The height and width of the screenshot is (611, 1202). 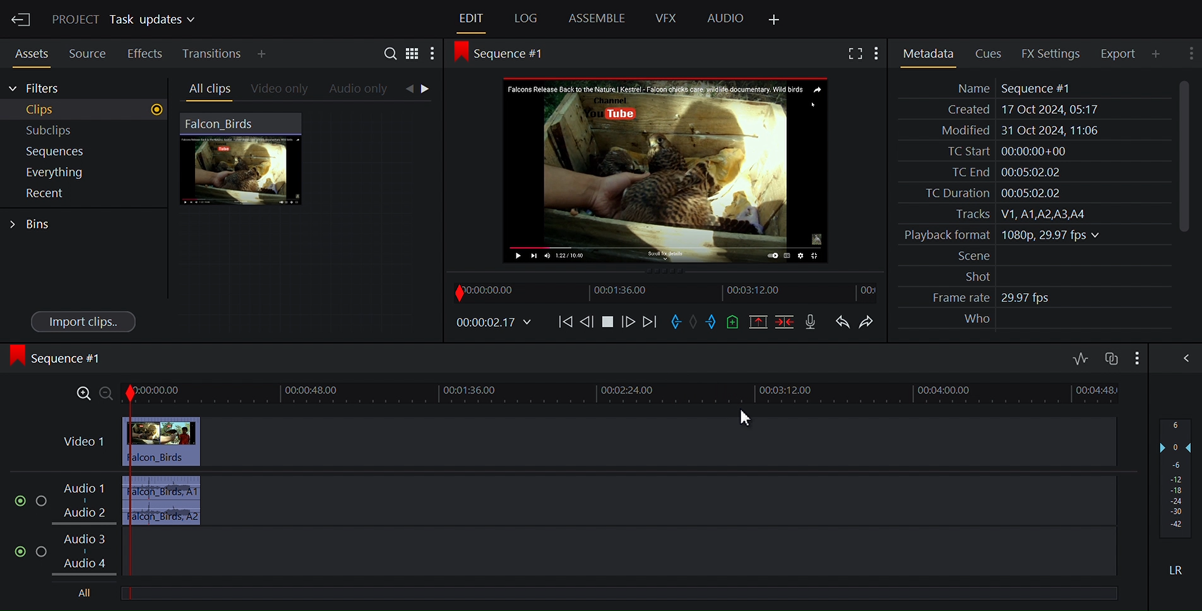 What do you see at coordinates (1007, 88) in the screenshot?
I see `Name Sequence #1` at bounding box center [1007, 88].